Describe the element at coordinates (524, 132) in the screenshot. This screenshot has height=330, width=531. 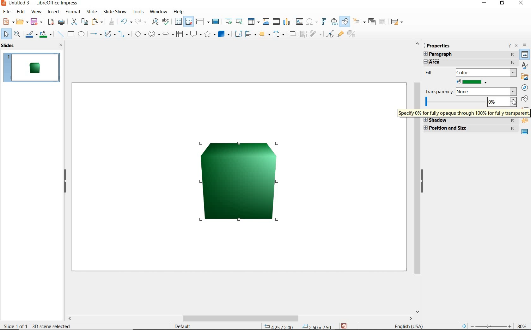
I see `MASTER SLIDE` at that location.